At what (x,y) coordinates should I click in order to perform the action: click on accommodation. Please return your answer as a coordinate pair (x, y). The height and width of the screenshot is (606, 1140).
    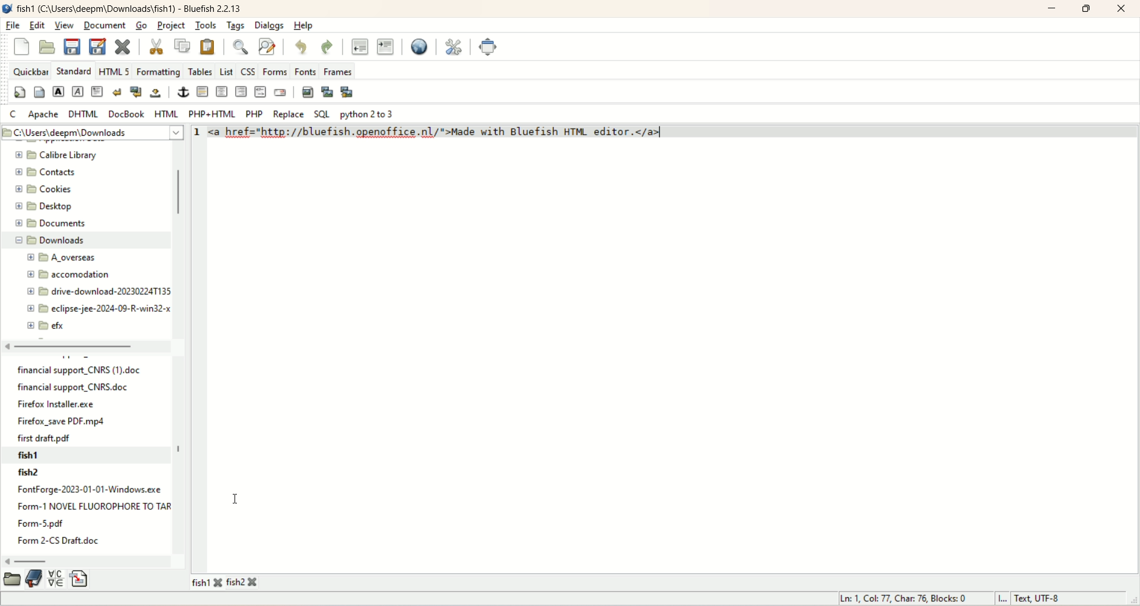
    Looking at the image, I should click on (69, 275).